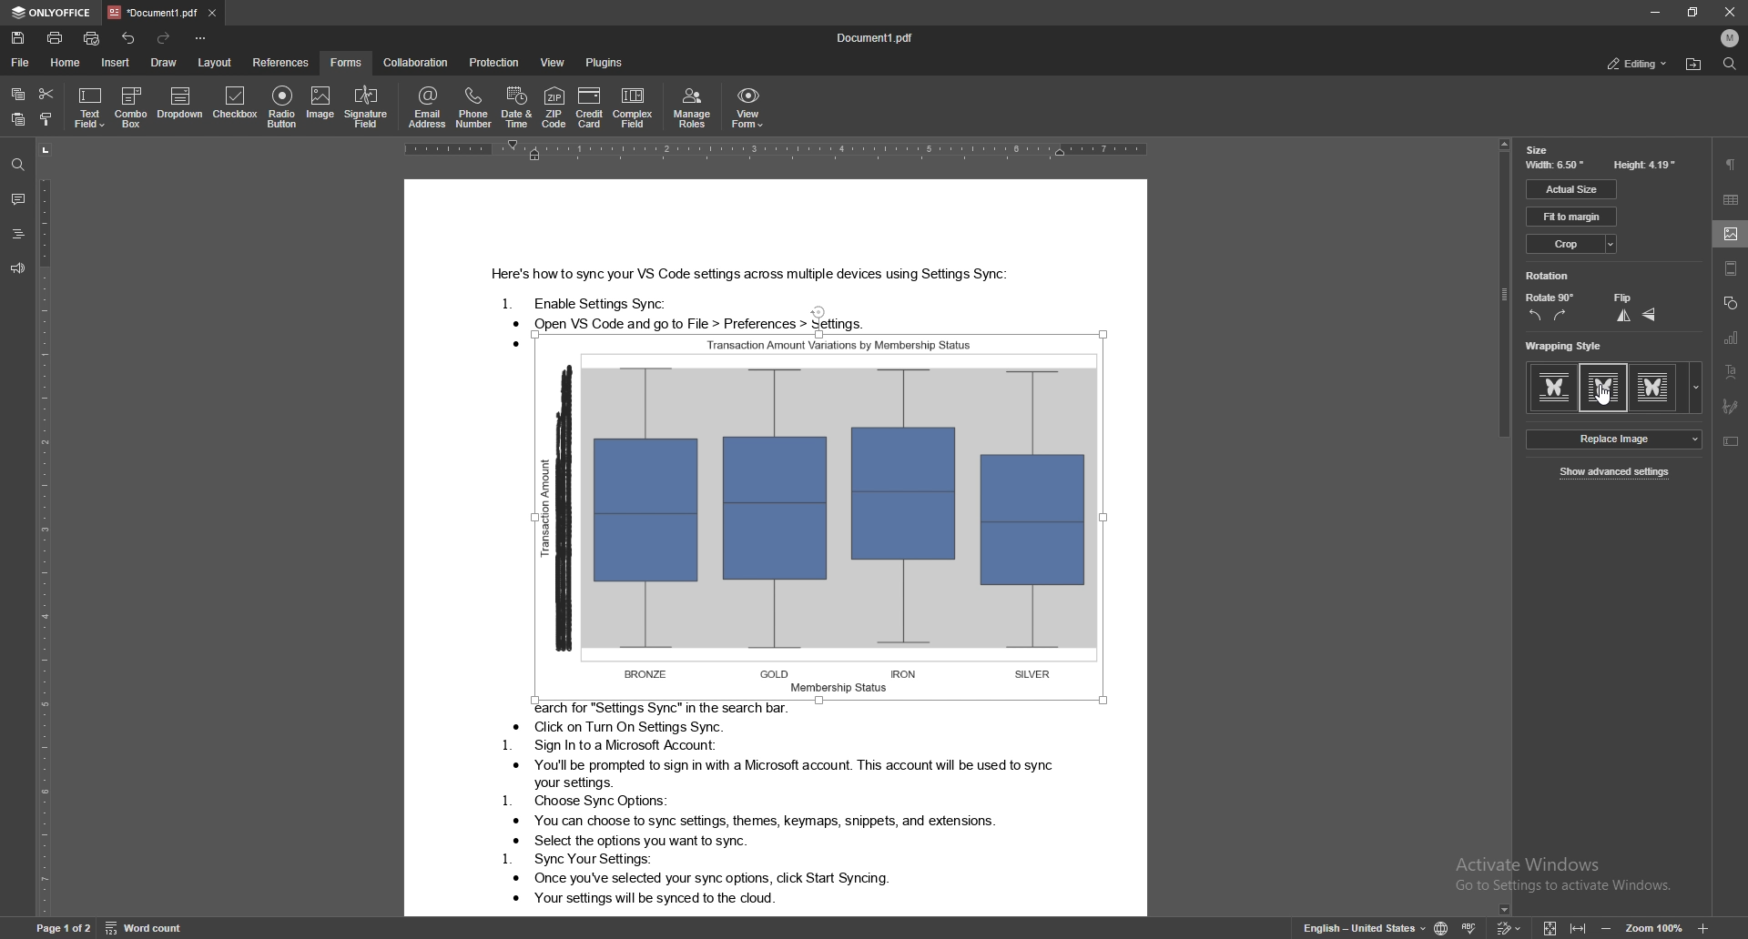 This screenshot has height=939, width=1748. I want to click on change text language, so click(1364, 927).